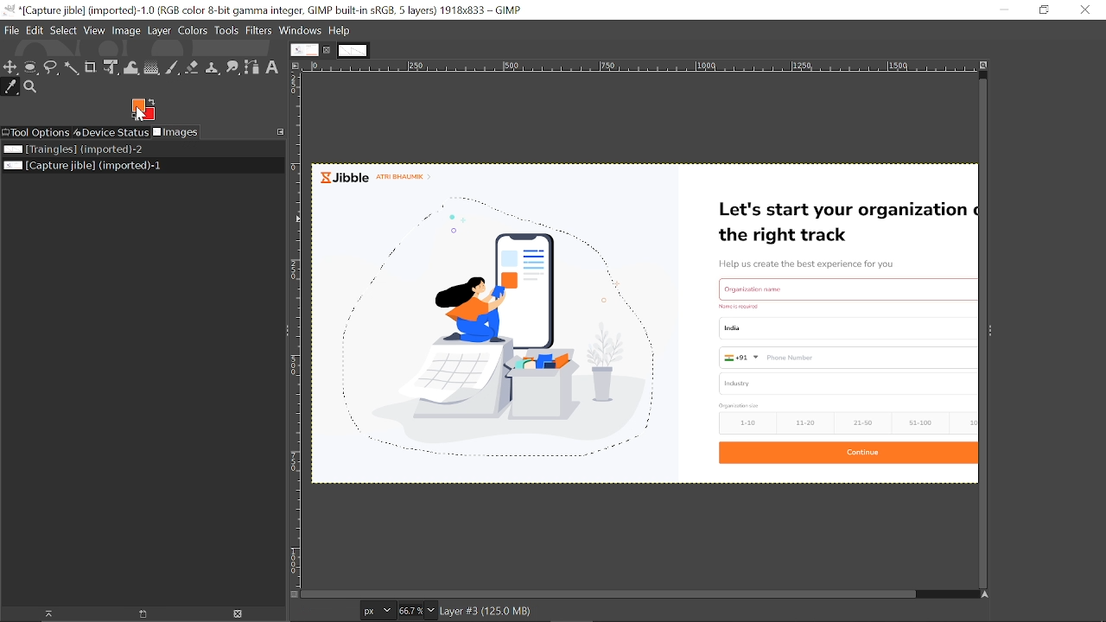  I want to click on fuzzy select tool, so click(71, 67).